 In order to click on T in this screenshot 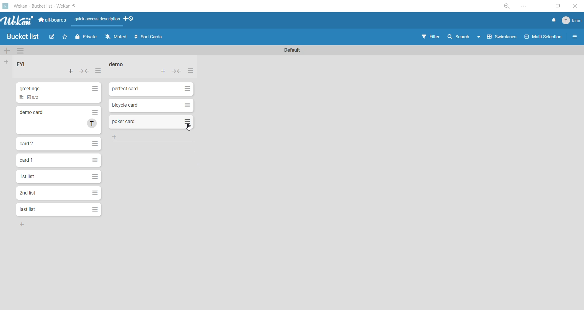, I will do `click(92, 124)`.